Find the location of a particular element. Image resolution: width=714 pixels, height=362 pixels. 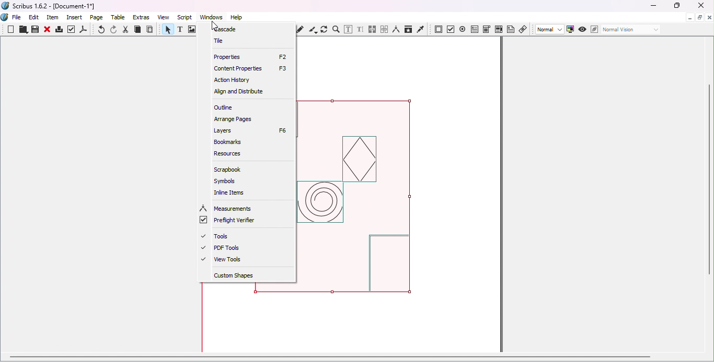

Table is located at coordinates (120, 18).